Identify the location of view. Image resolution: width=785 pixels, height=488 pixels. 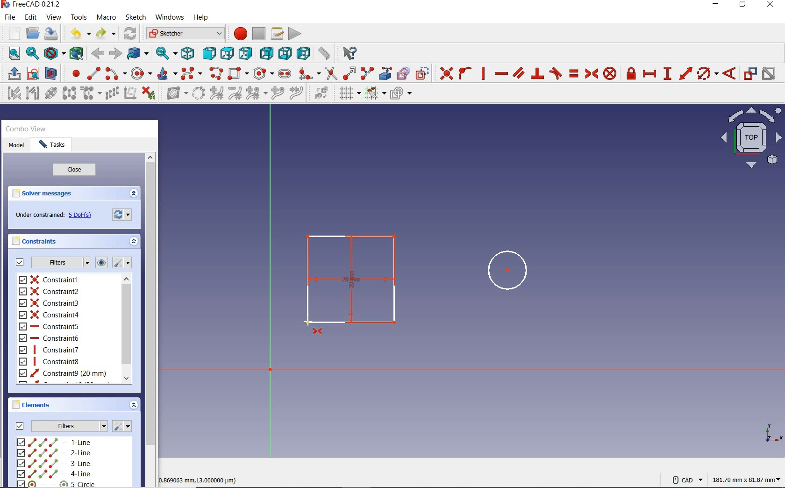
(54, 17).